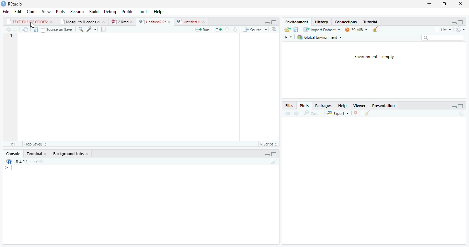 The image size is (469, 247). Describe the element at coordinates (94, 12) in the screenshot. I see `Build` at that location.